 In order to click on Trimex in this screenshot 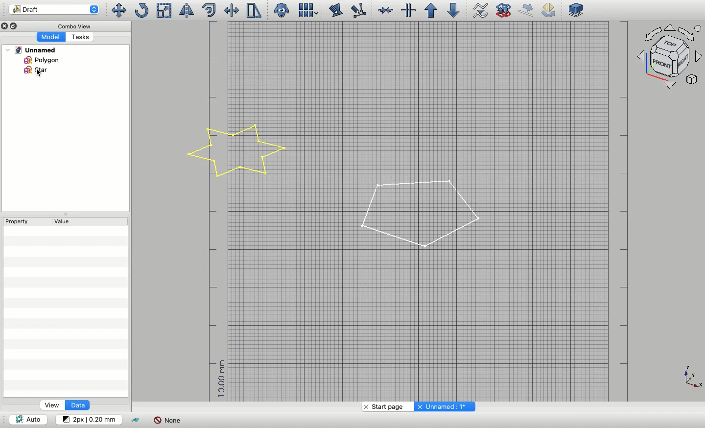, I will do `click(233, 10)`.